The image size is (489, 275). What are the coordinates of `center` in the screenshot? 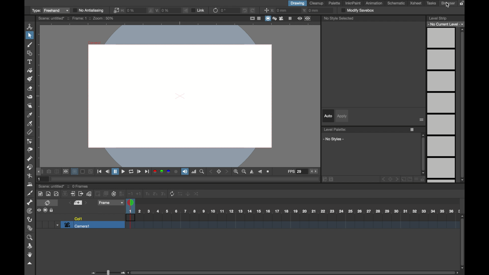 It's located at (266, 10).